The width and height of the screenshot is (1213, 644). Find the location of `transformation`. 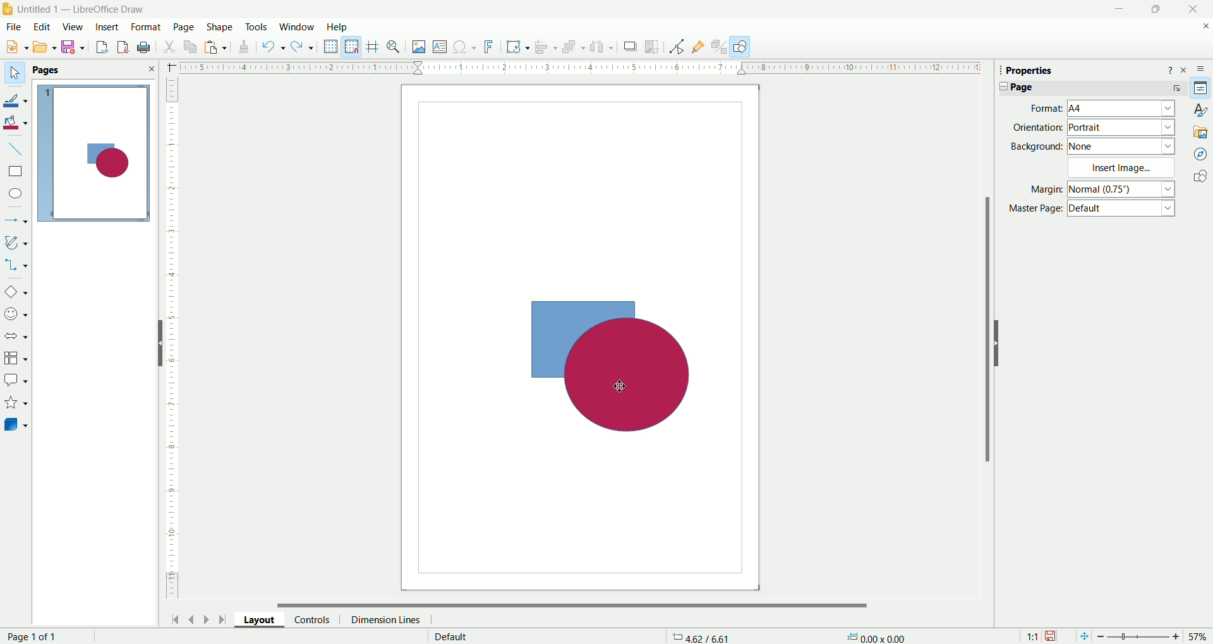

transformation is located at coordinates (519, 46).